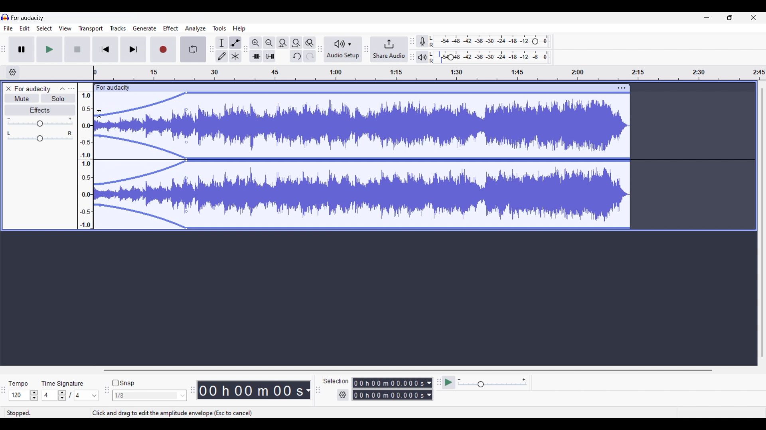  I want to click on Playback speed settings, so click(492, 382).